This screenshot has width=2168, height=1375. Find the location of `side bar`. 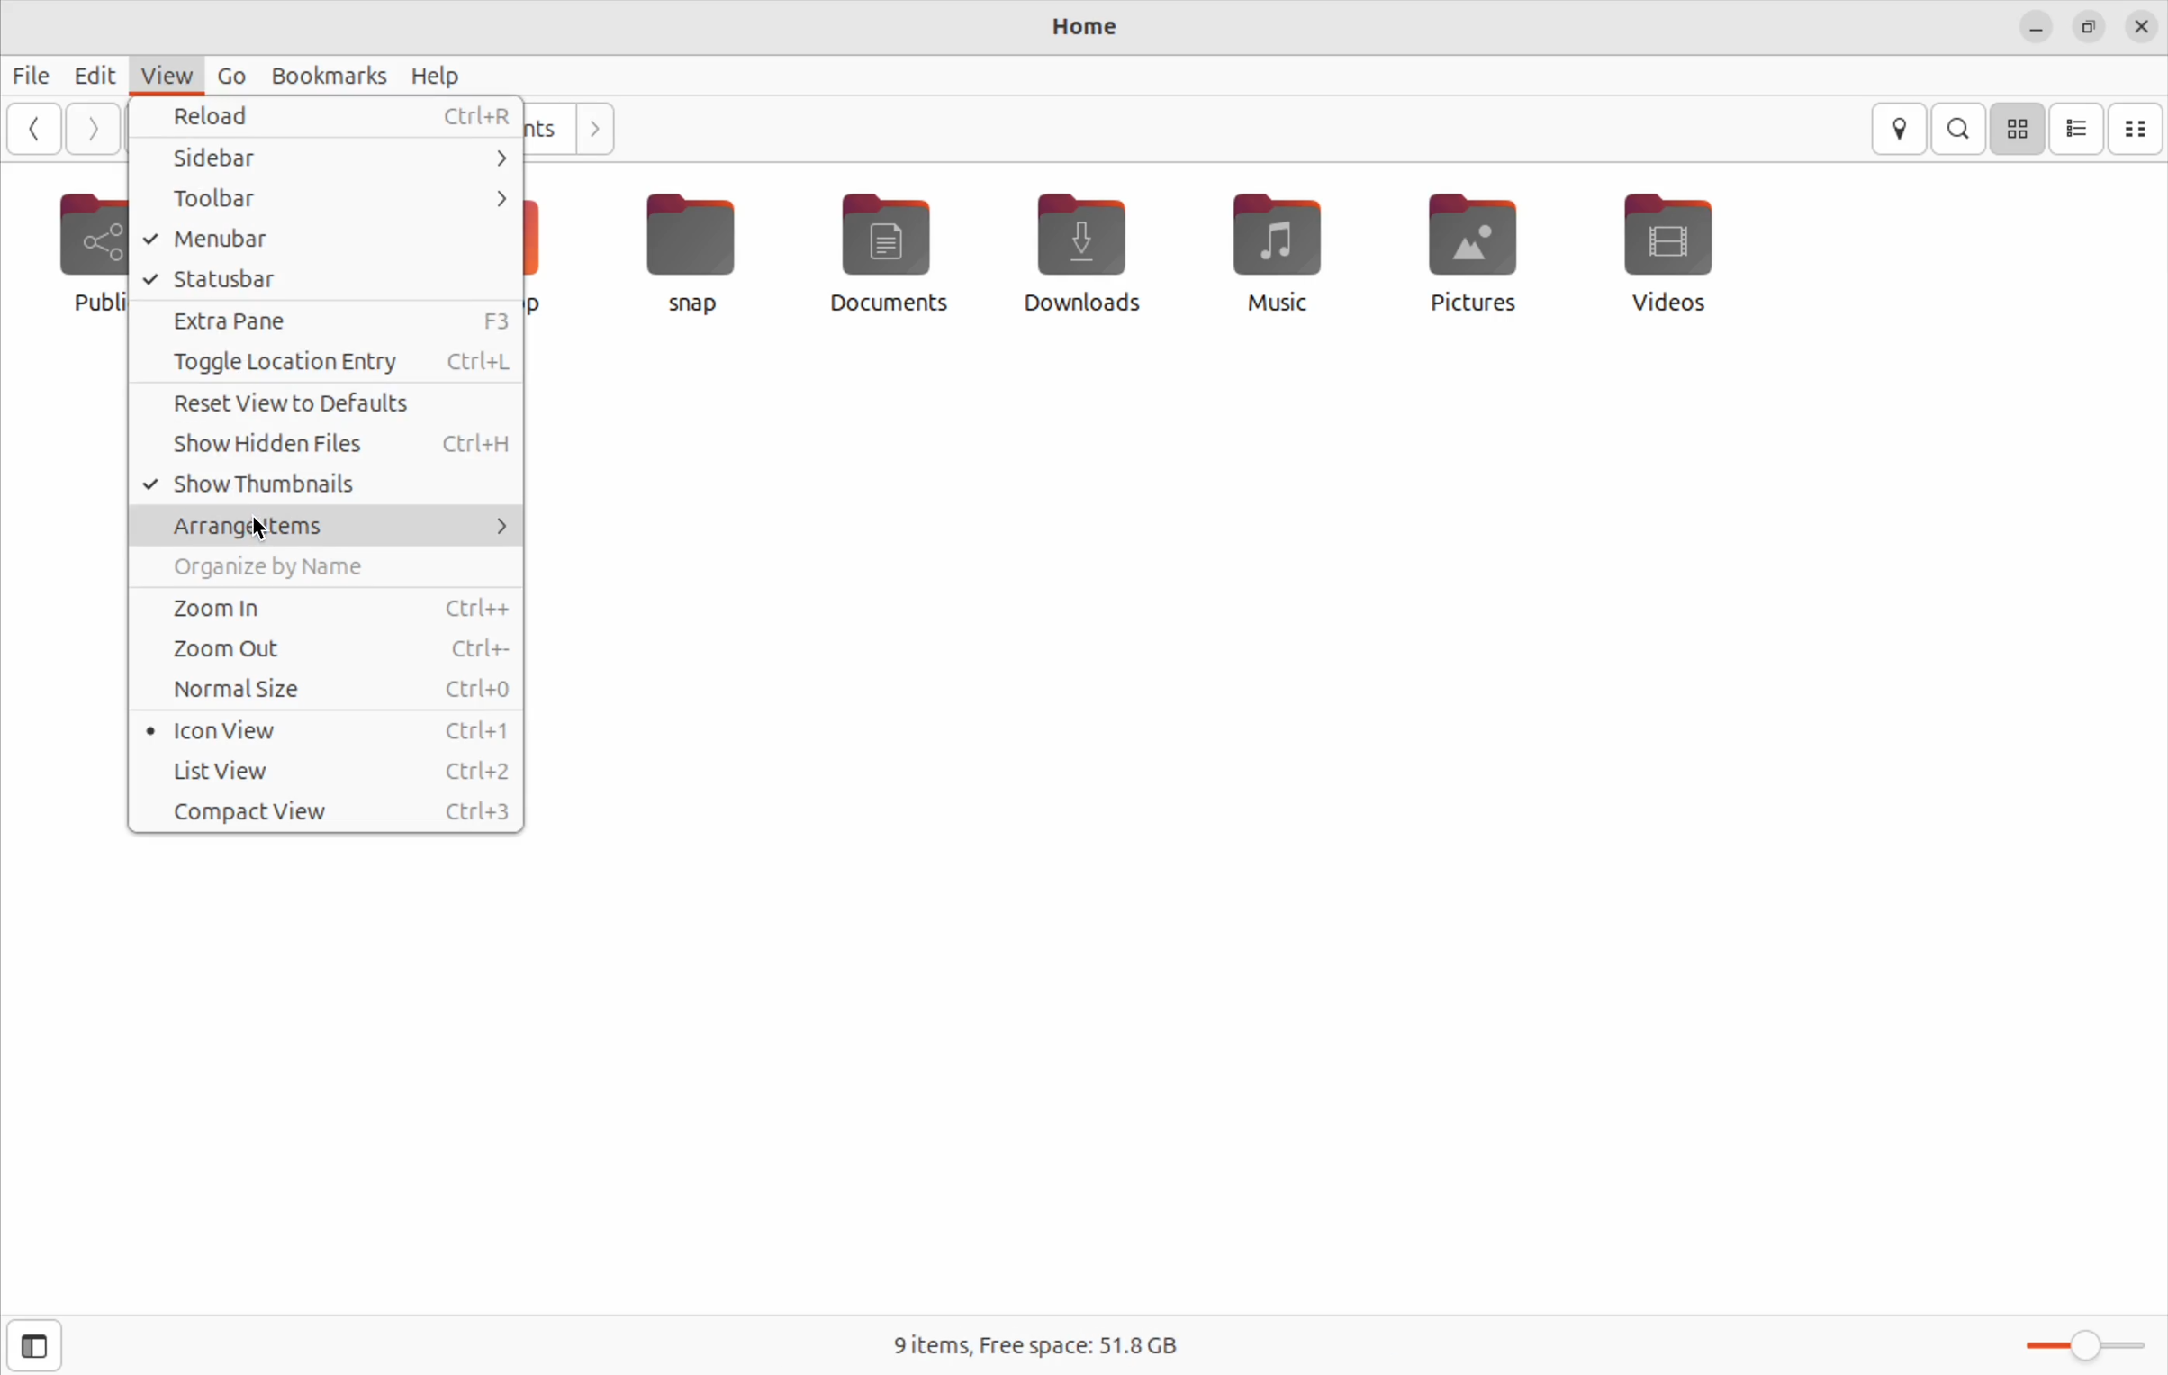

side bar is located at coordinates (327, 158).